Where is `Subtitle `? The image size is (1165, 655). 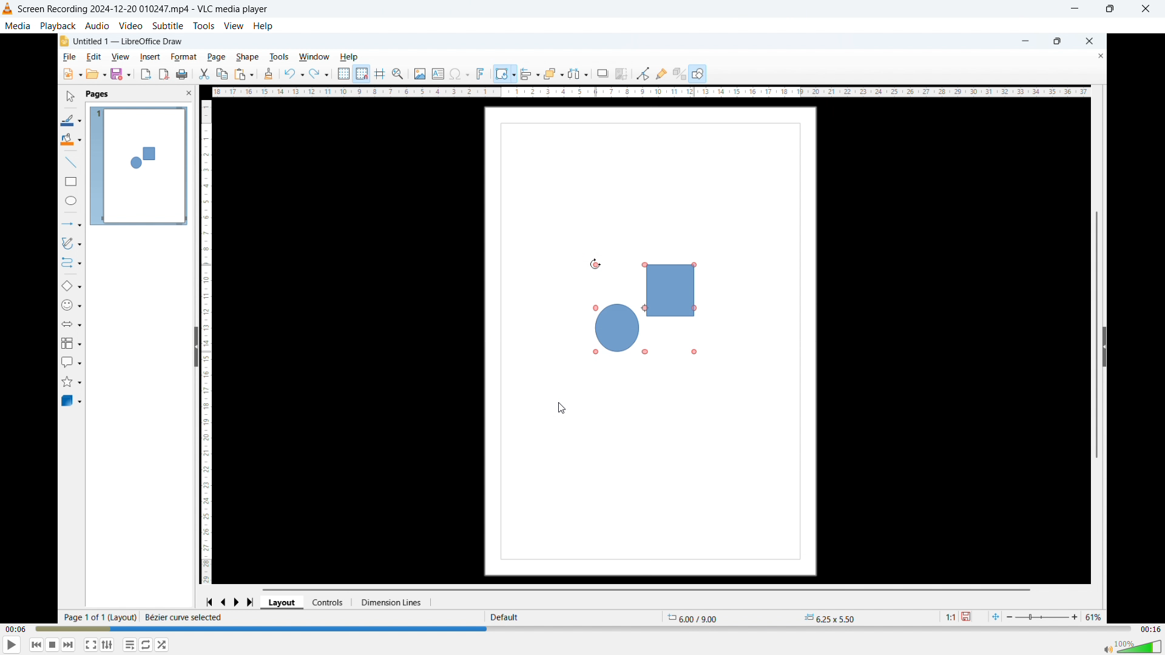 Subtitle  is located at coordinates (167, 25).